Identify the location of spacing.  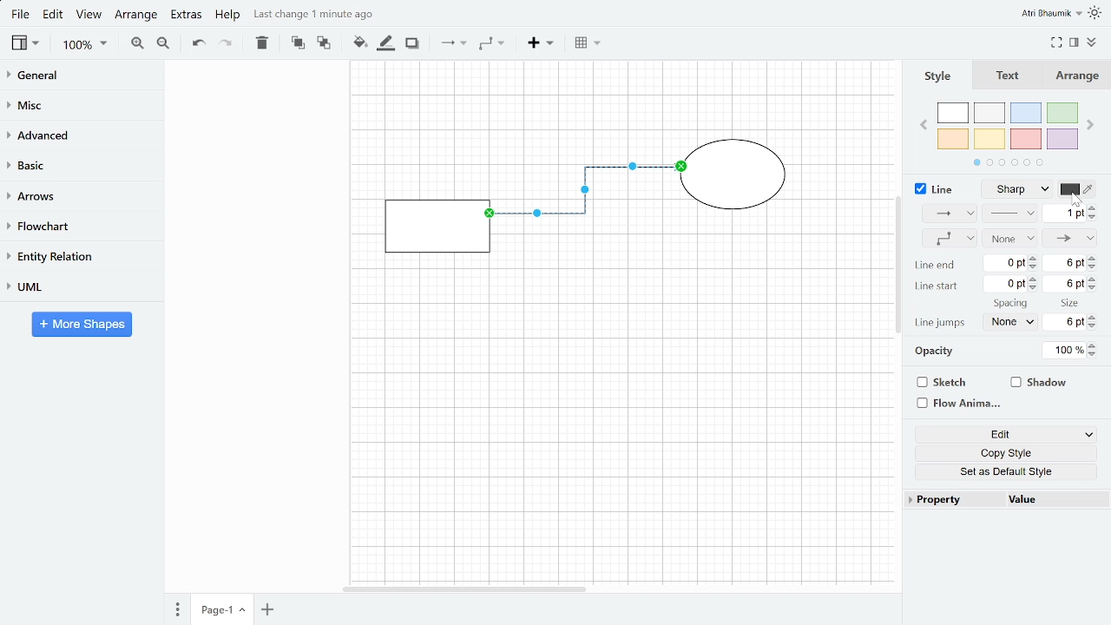
(1011, 303).